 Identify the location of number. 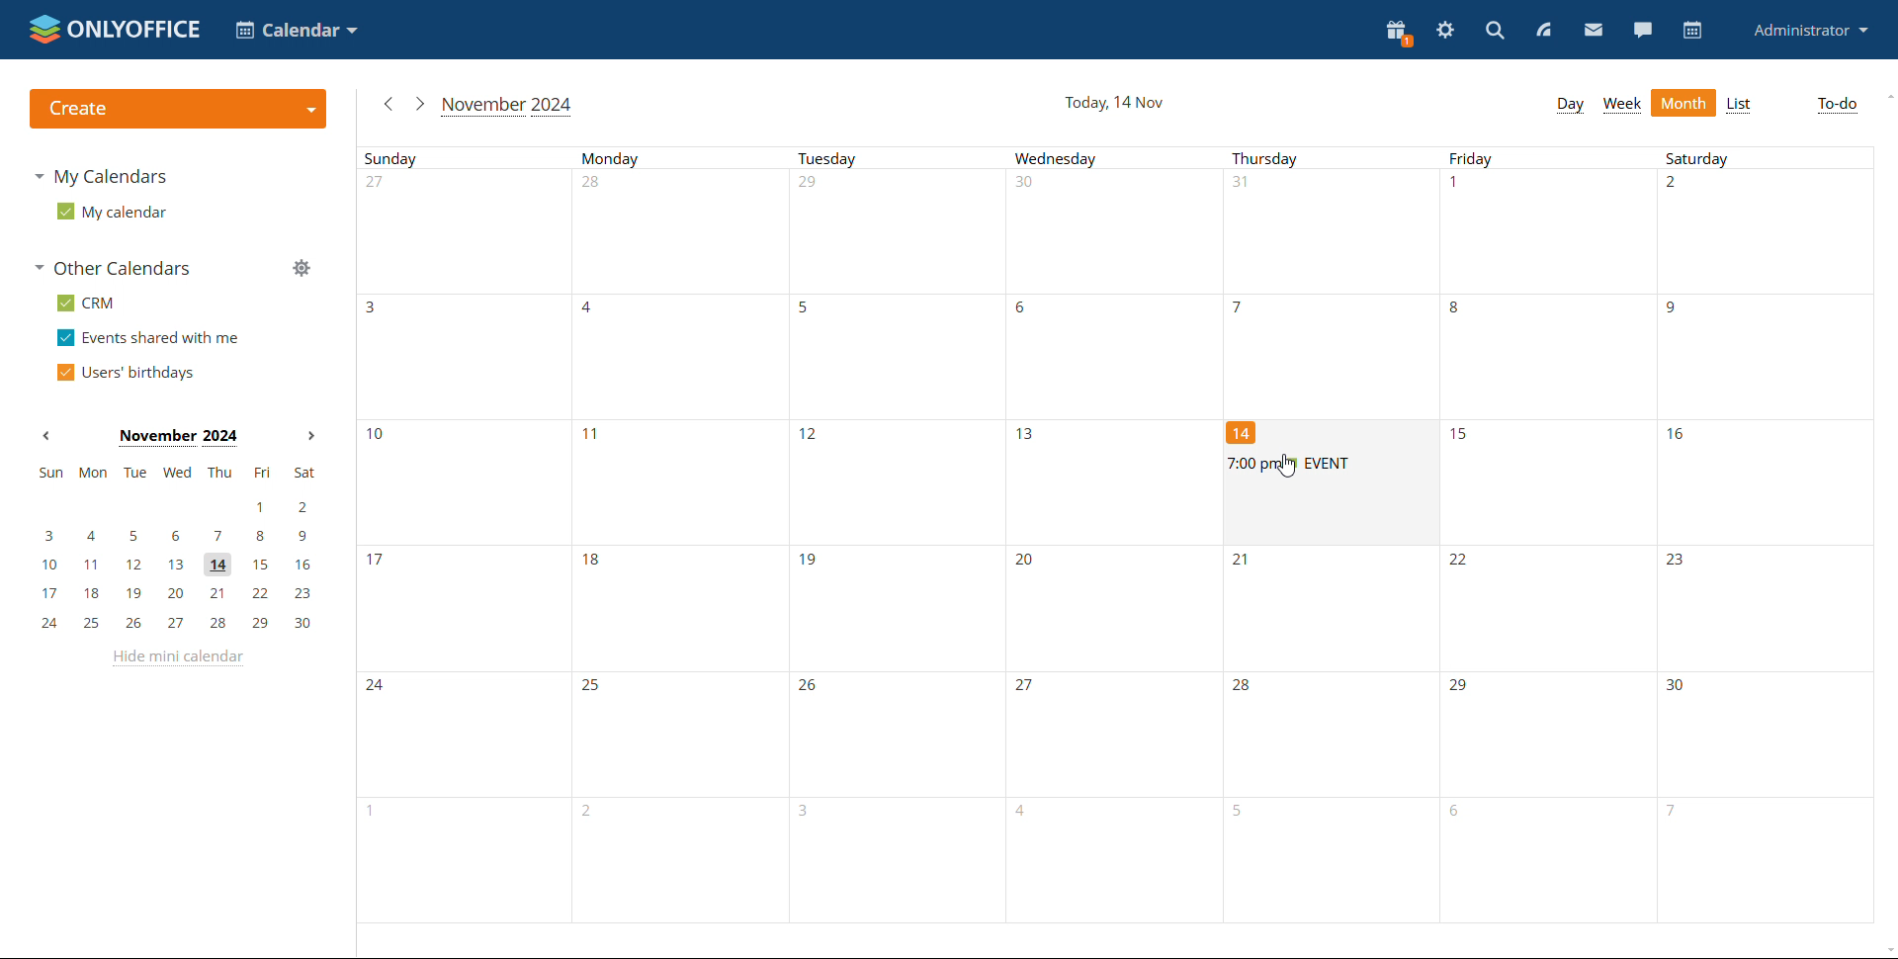
(385, 186).